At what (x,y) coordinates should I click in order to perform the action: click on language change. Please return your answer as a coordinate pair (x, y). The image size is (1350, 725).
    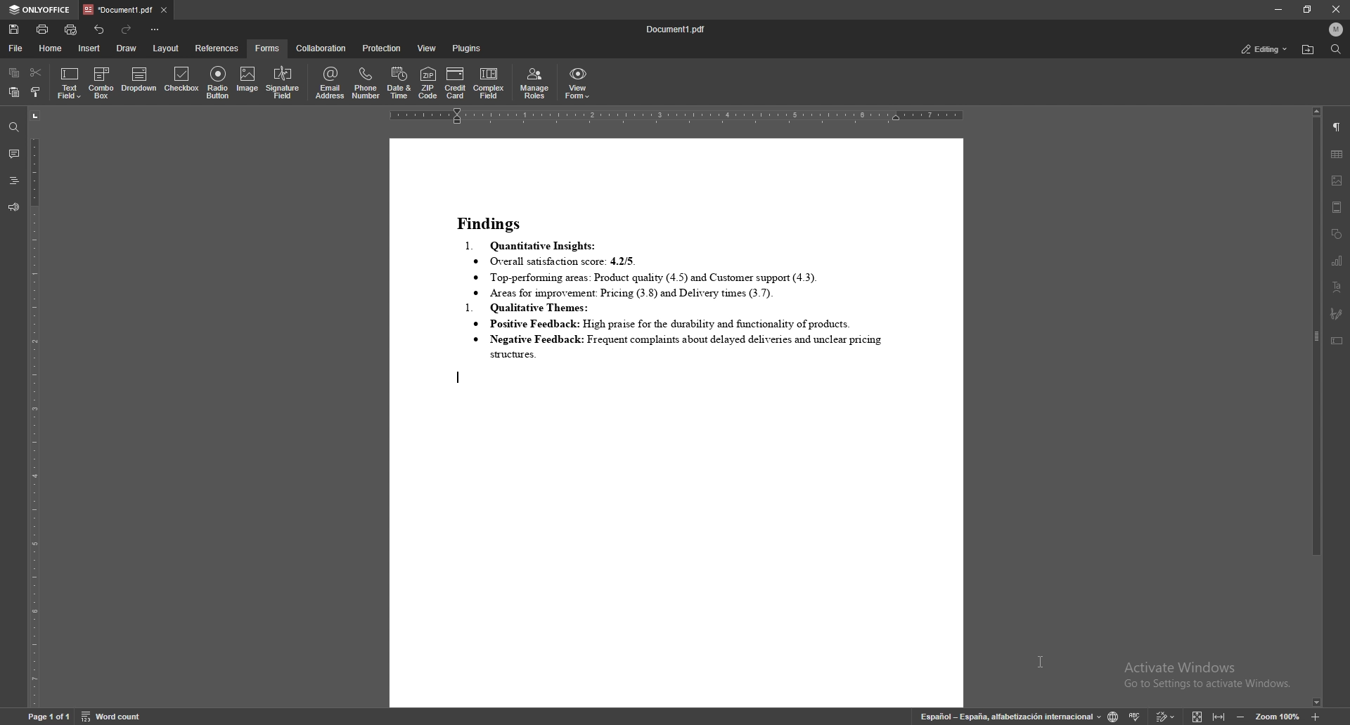
    Looking at the image, I should click on (1010, 715).